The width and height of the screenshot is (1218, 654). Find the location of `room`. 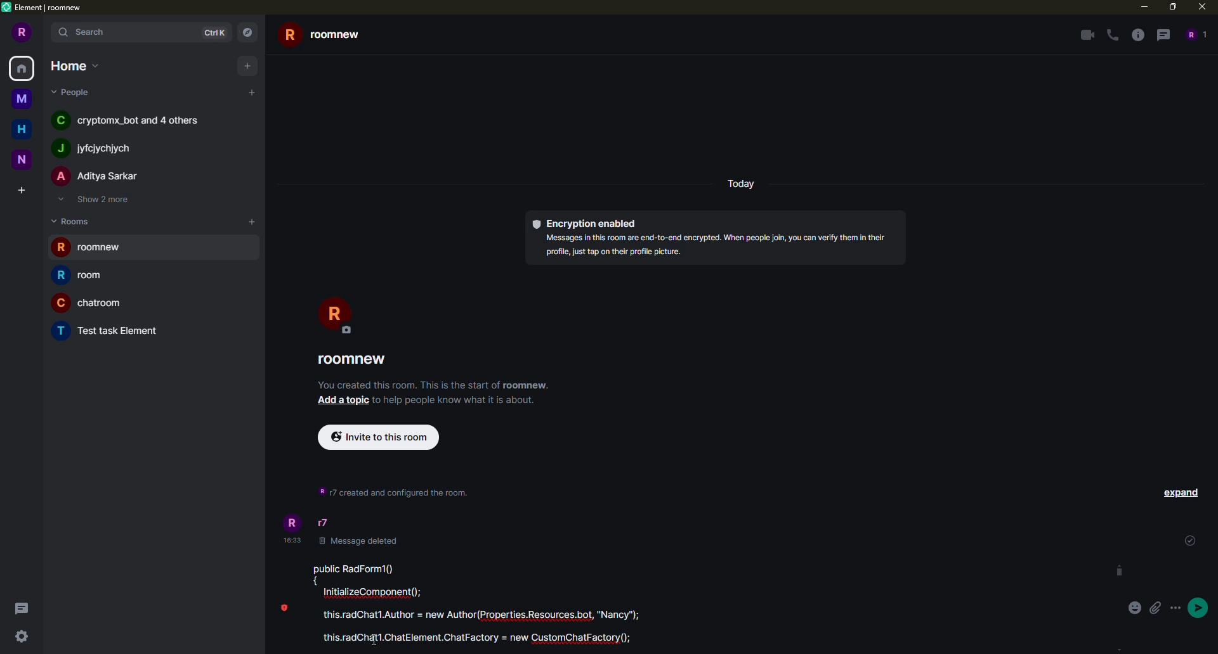

room is located at coordinates (329, 35).